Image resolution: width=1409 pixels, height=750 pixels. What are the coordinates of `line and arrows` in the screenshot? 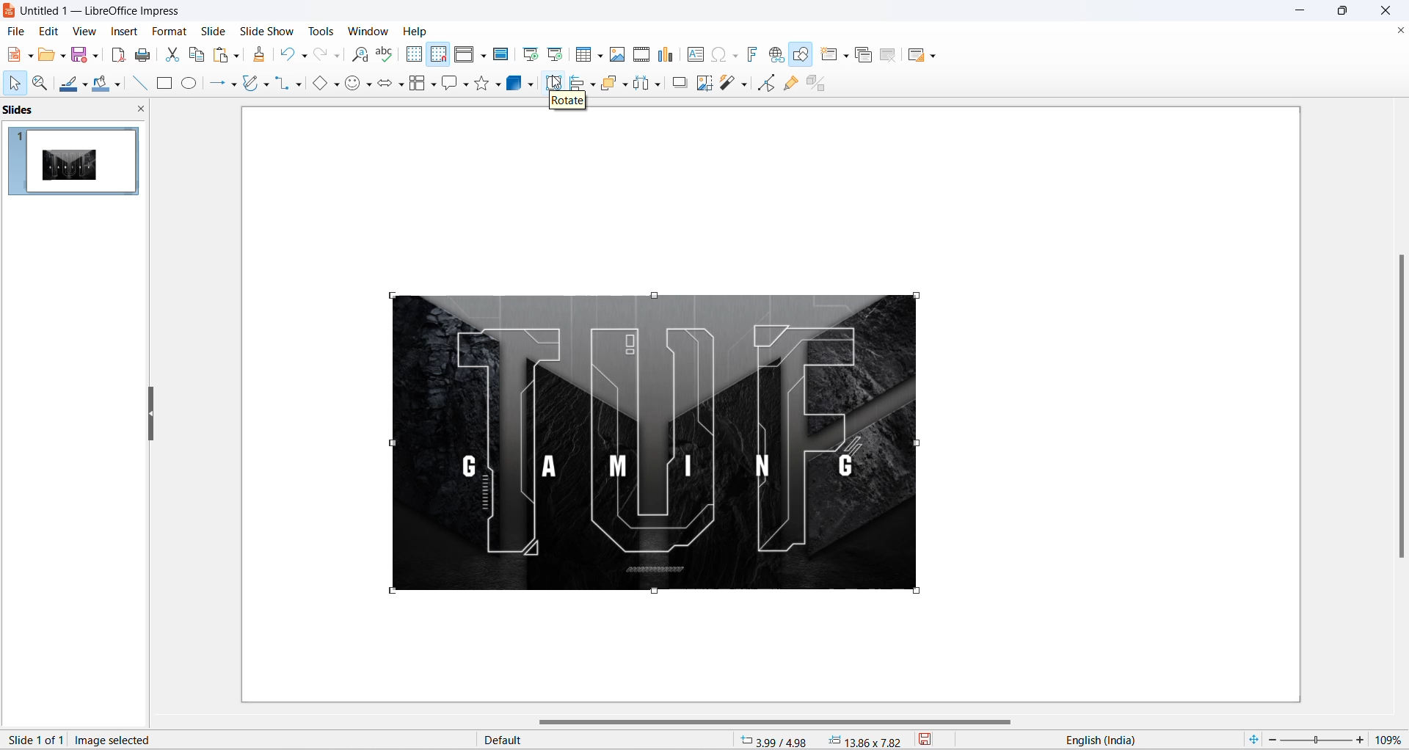 It's located at (214, 84).